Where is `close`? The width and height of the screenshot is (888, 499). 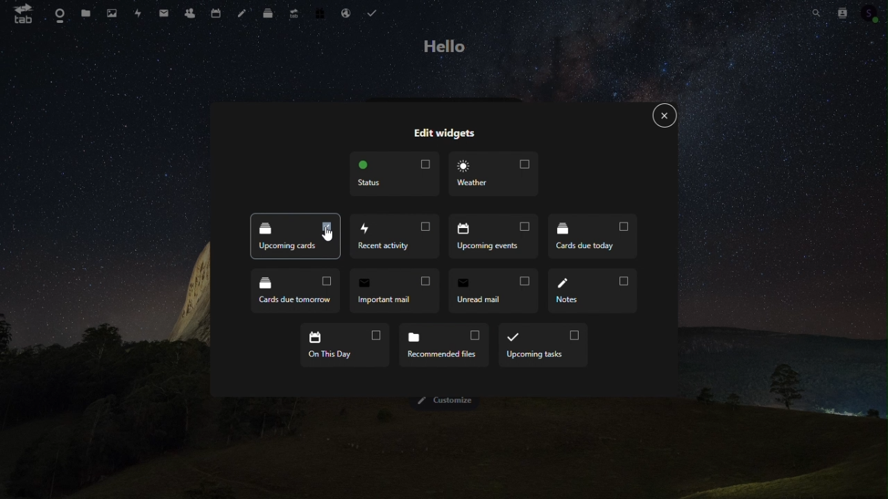
close is located at coordinates (665, 116).